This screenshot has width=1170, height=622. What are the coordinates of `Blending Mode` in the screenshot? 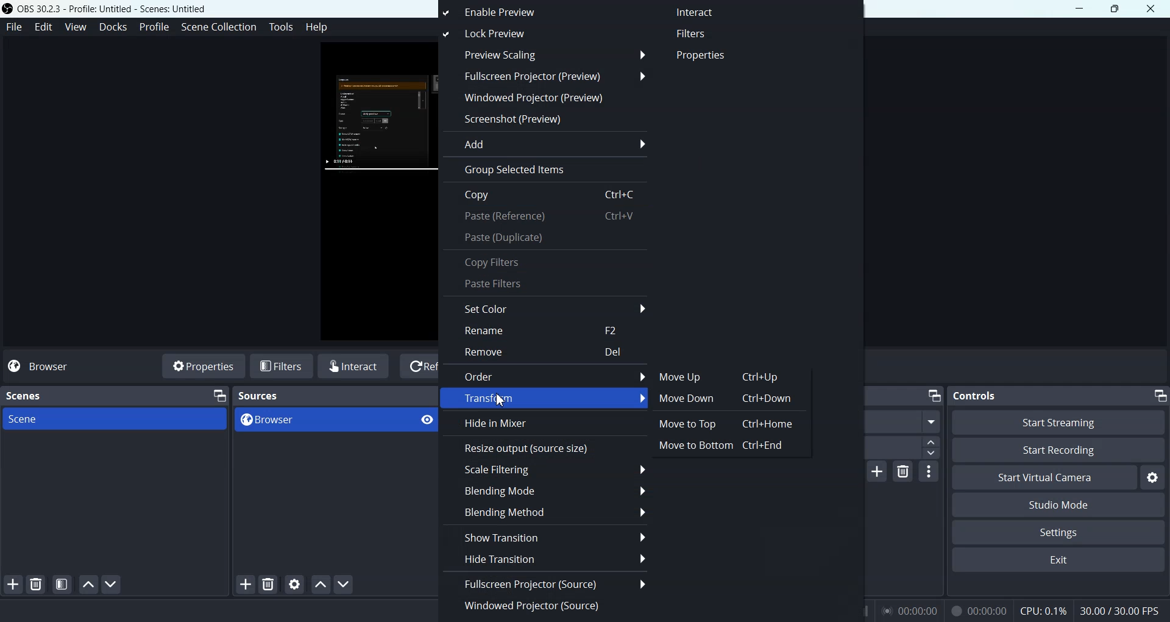 It's located at (547, 490).